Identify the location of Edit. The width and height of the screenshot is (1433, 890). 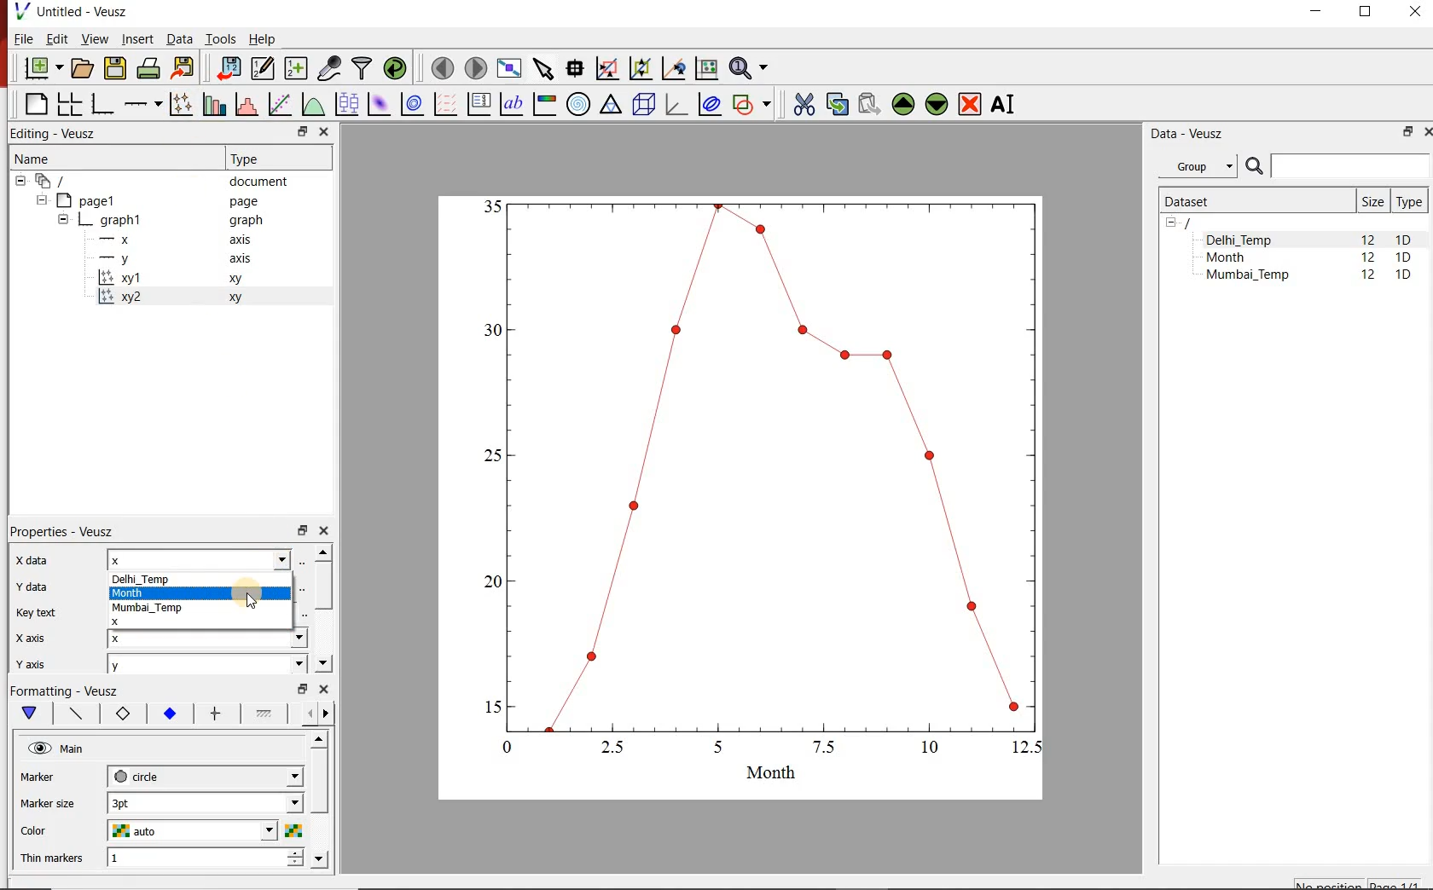
(55, 38).